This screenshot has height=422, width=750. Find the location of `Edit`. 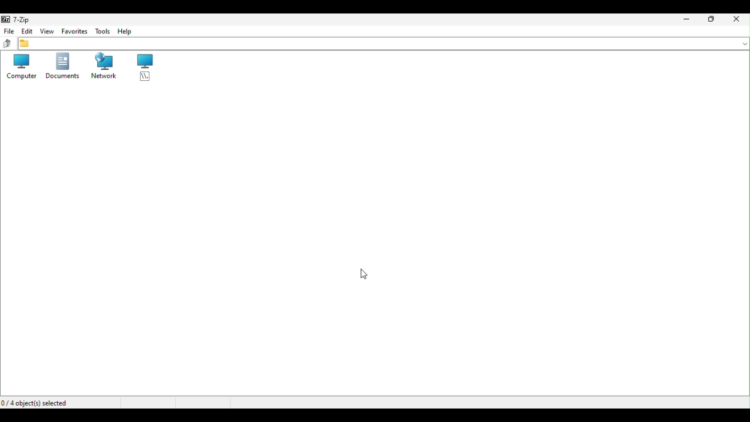

Edit is located at coordinates (26, 30).